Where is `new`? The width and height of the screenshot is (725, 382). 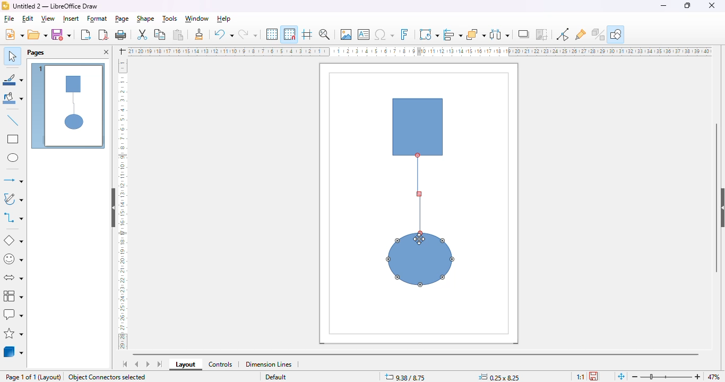 new is located at coordinates (14, 34).